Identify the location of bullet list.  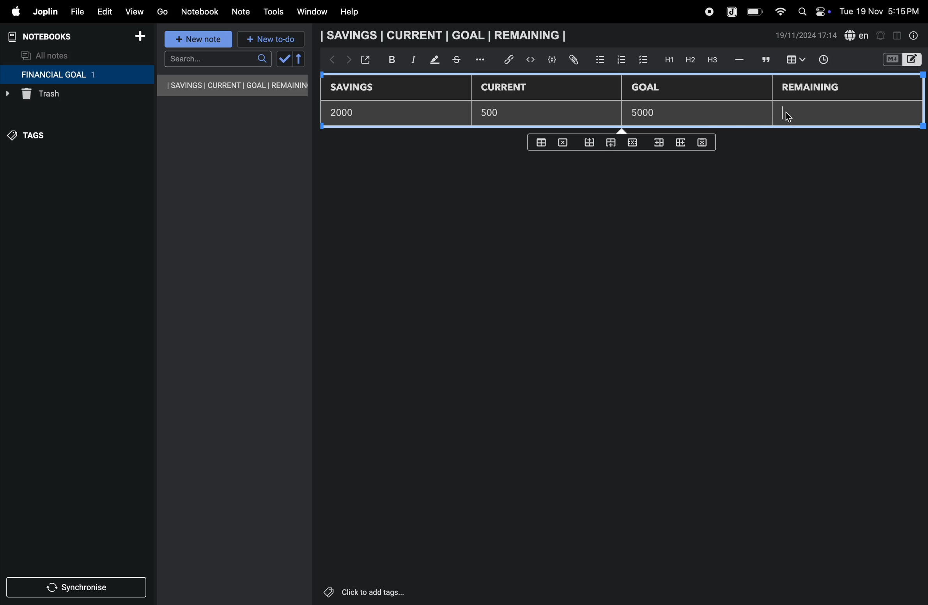
(600, 58).